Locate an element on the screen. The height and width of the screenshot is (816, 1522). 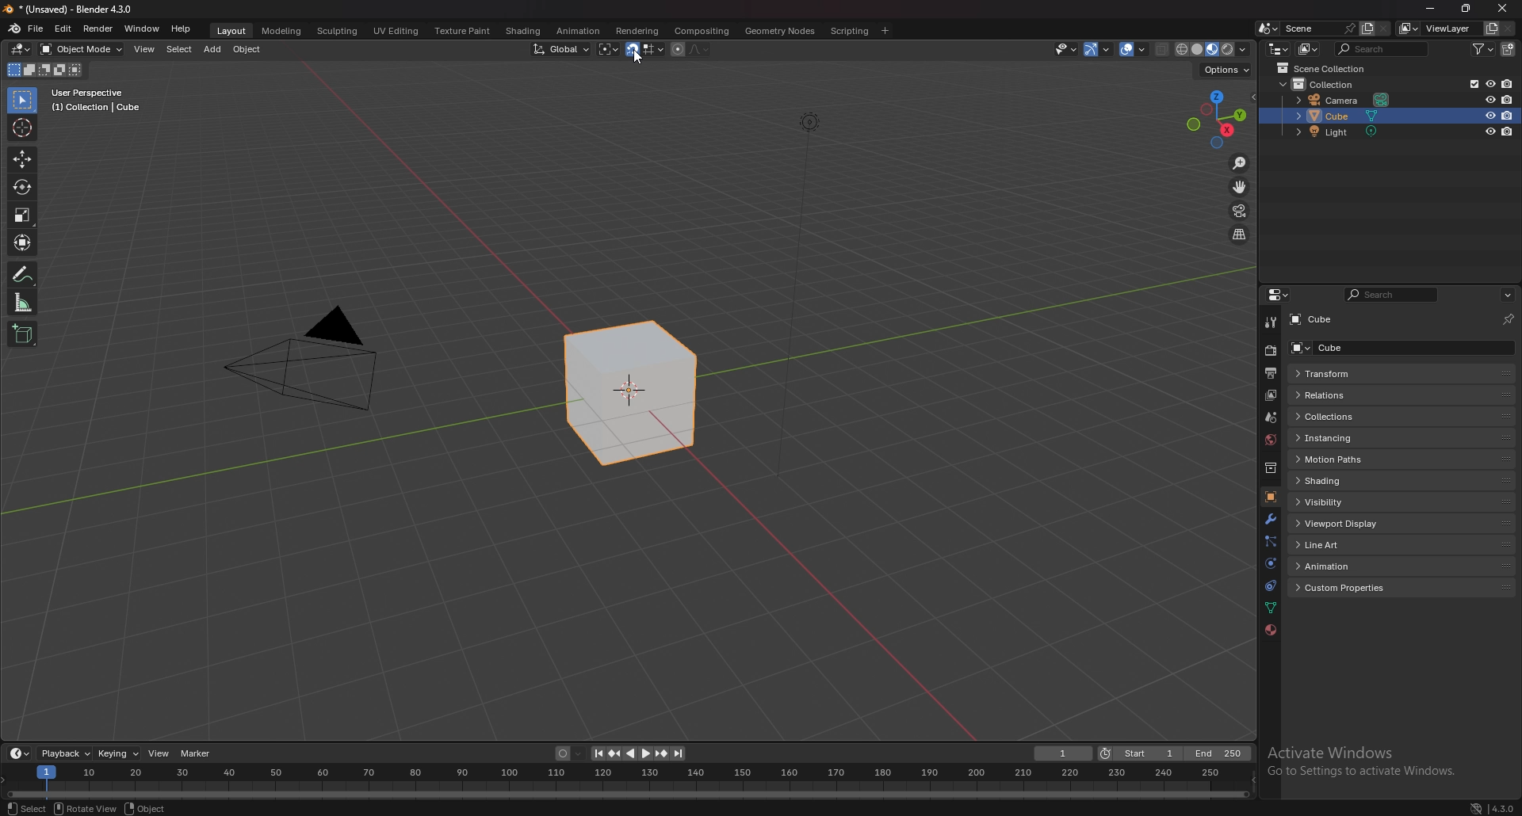
scene is located at coordinates (1319, 29).